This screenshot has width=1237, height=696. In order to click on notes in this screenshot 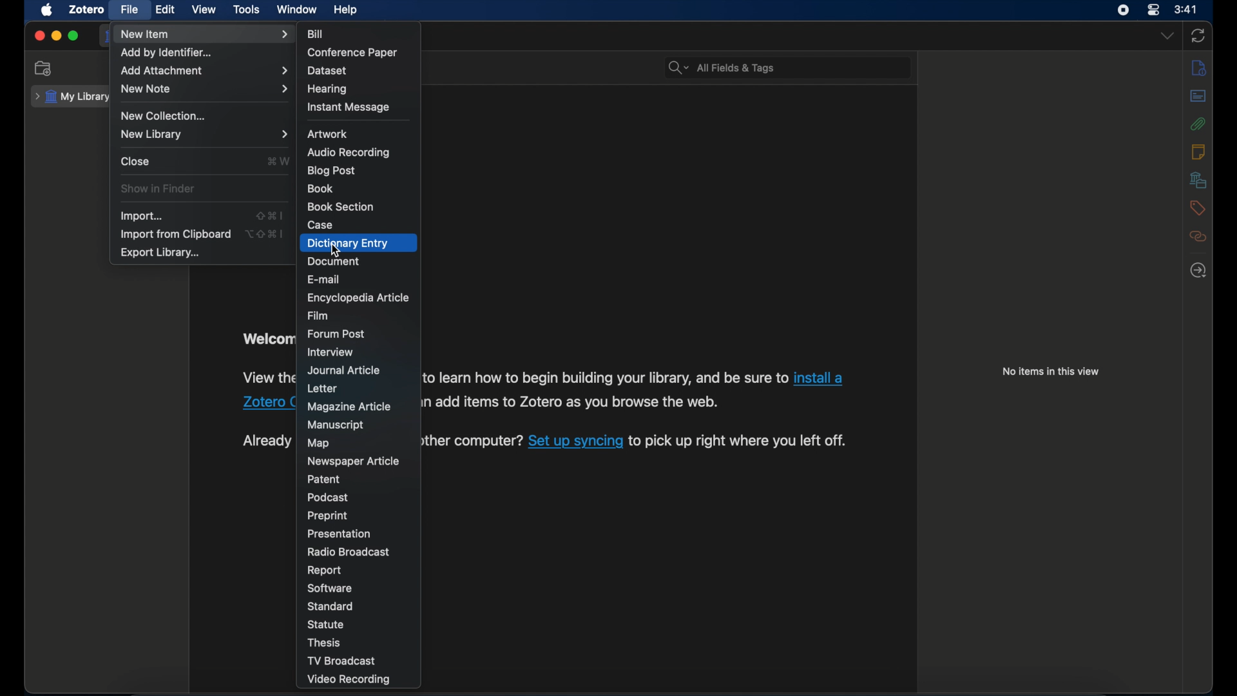, I will do `click(1198, 151)`.